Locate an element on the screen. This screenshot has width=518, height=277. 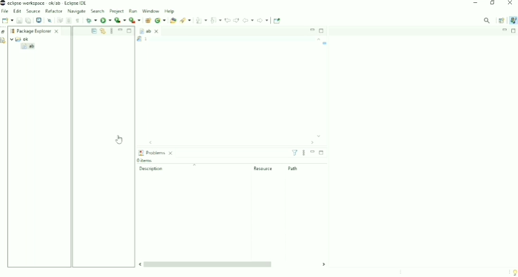
Workspace is located at coordinates (12, 30).